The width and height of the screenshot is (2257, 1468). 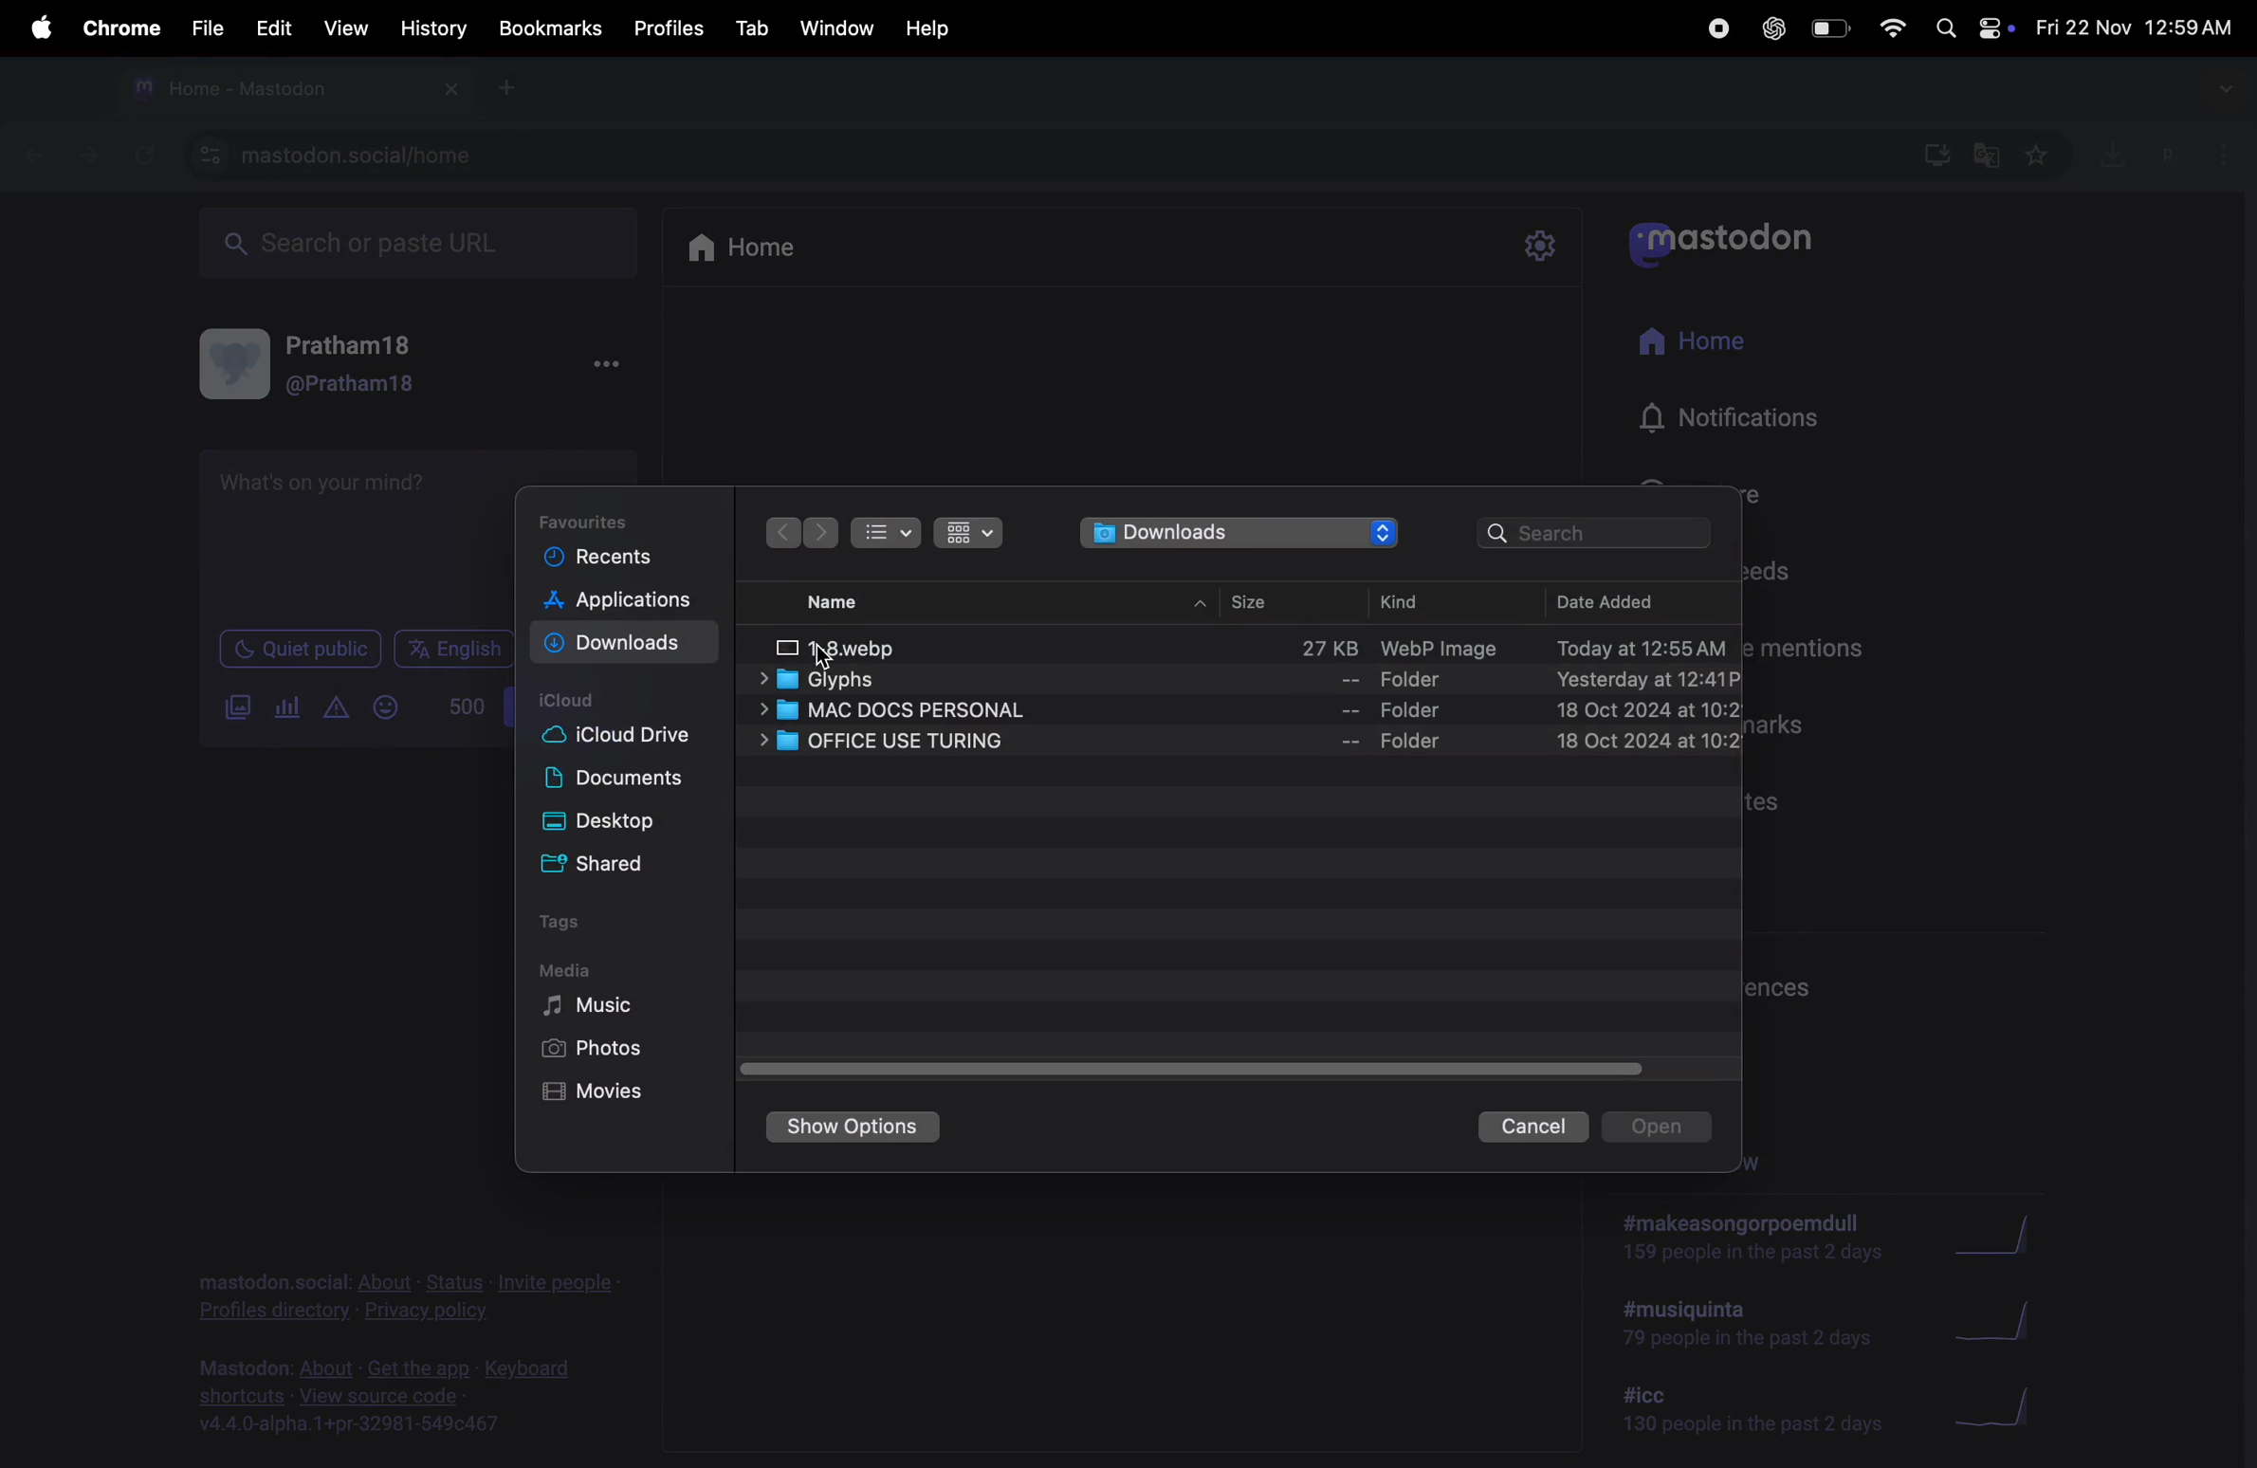 I want to click on searchbox, so click(x=432, y=245).